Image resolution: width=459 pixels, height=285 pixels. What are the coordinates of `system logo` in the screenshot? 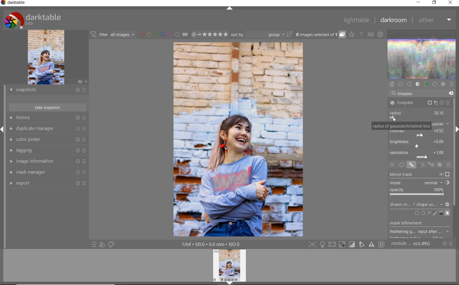 It's located at (33, 20).